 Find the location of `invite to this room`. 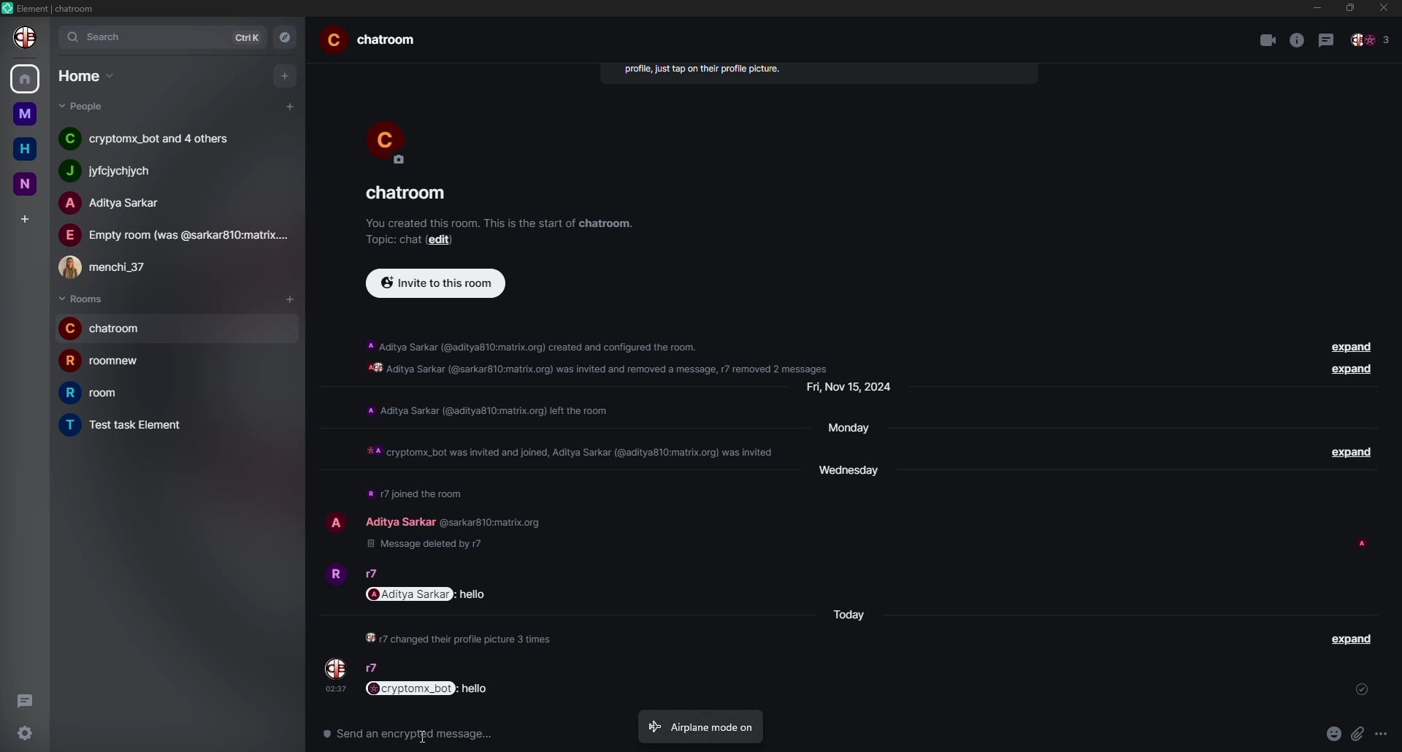

invite to this room is located at coordinates (434, 283).